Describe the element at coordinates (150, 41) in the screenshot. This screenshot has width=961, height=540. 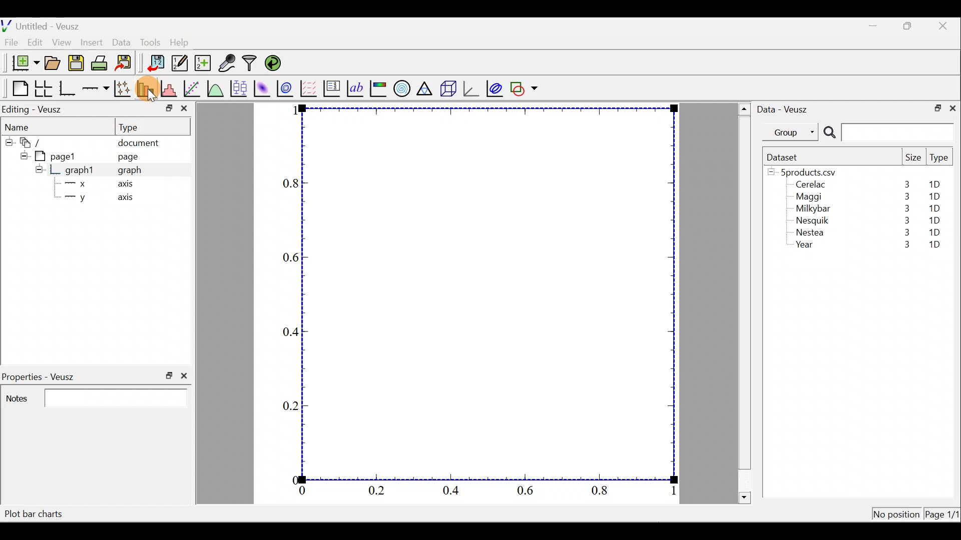
I see `Tools` at that location.